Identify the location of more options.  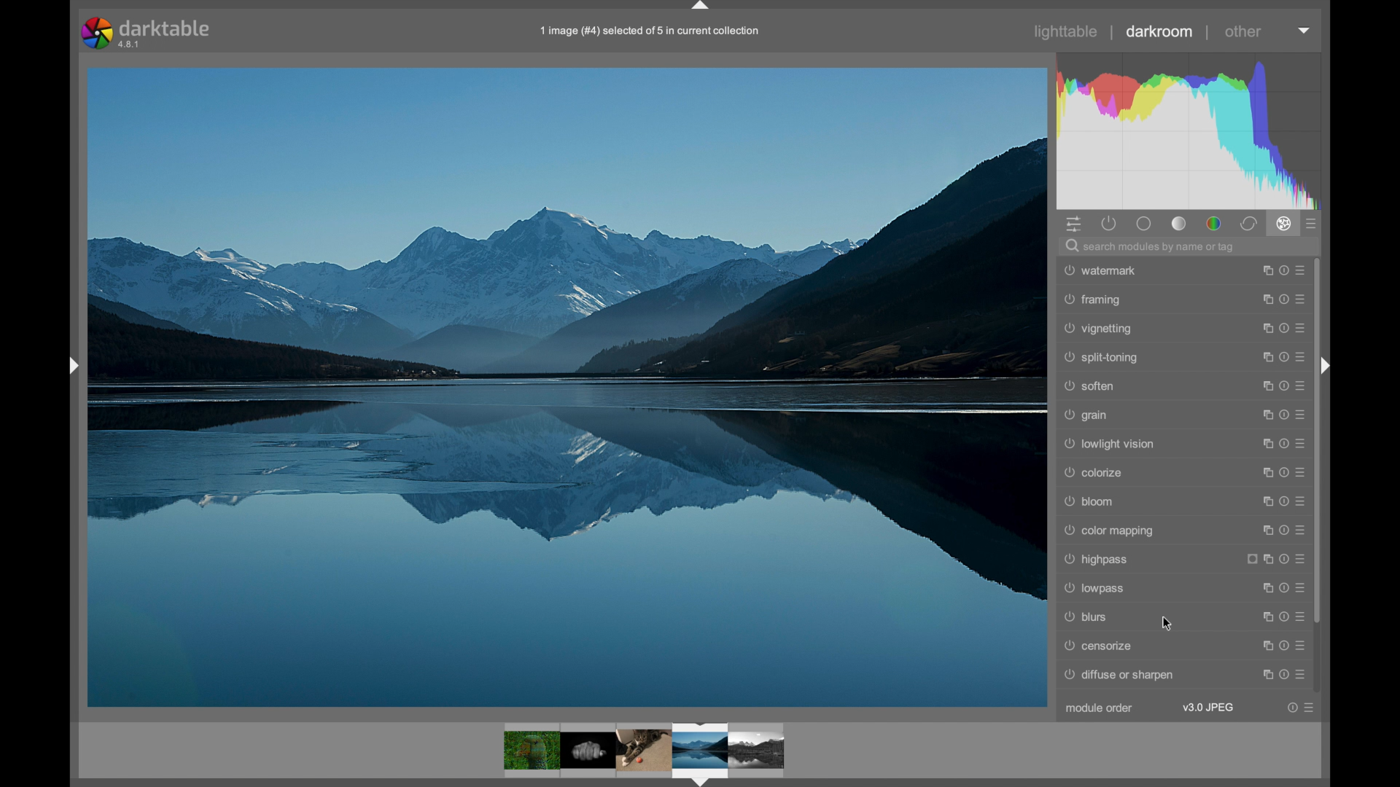
(1302, 271).